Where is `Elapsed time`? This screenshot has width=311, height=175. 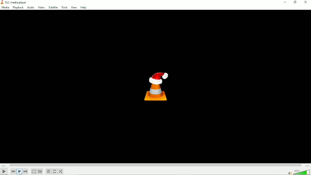
Elapsed time is located at coordinates (4, 165).